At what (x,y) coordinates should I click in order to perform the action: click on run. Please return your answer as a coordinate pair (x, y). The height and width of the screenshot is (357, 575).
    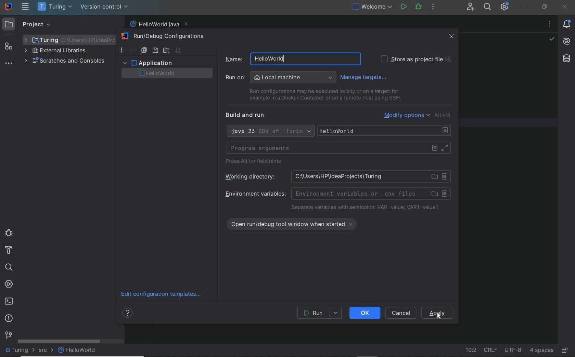
    Looking at the image, I should click on (404, 6).